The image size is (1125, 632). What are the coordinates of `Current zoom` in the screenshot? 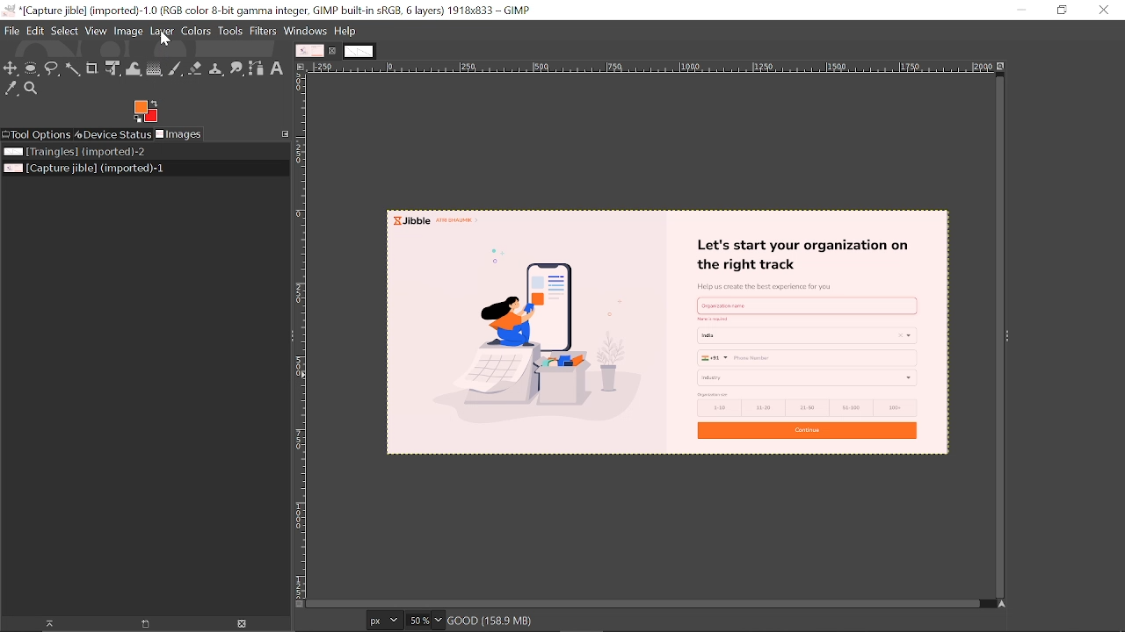 It's located at (420, 620).